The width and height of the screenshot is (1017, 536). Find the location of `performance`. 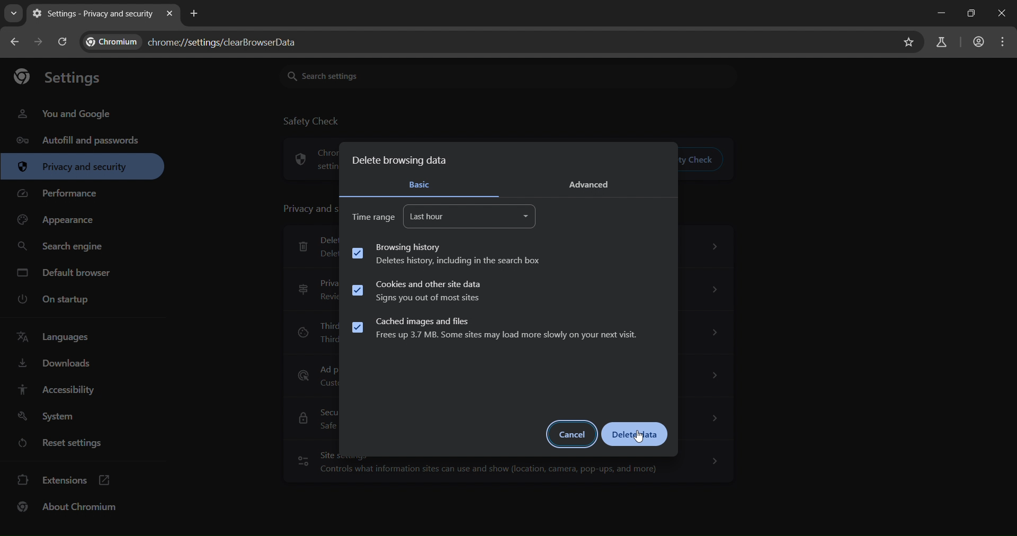

performance is located at coordinates (63, 194).